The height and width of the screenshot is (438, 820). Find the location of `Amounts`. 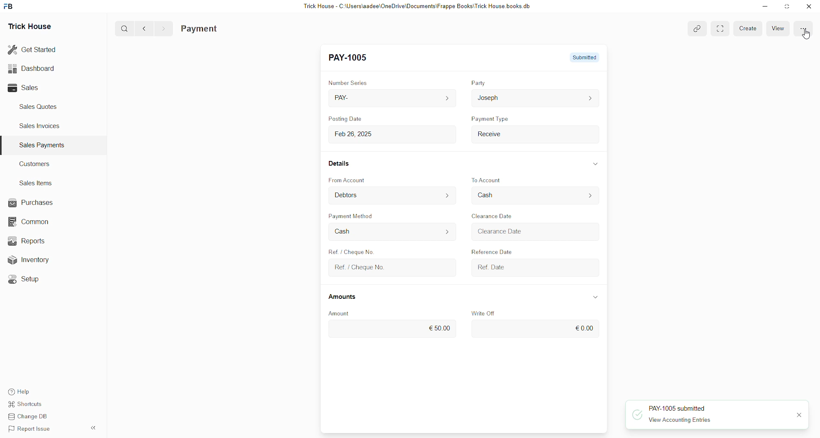

Amounts is located at coordinates (343, 297).